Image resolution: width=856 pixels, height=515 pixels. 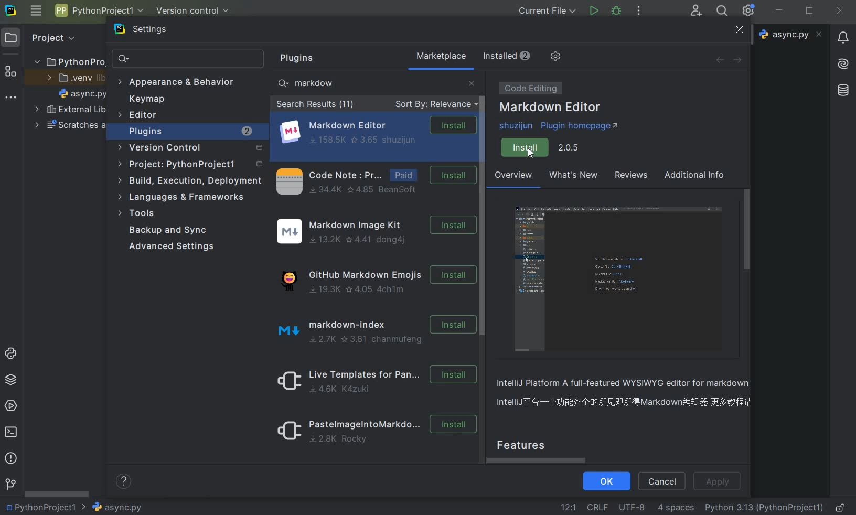 I want to click on sort by: revelance, so click(x=435, y=105).